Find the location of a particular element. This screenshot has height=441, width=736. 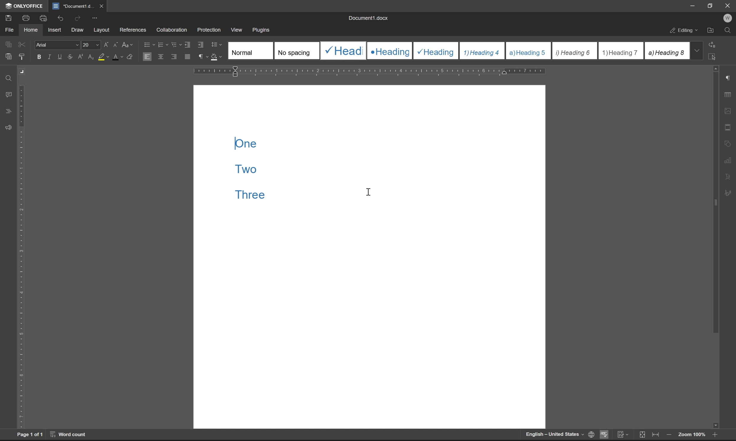

shape settings is located at coordinates (728, 142).